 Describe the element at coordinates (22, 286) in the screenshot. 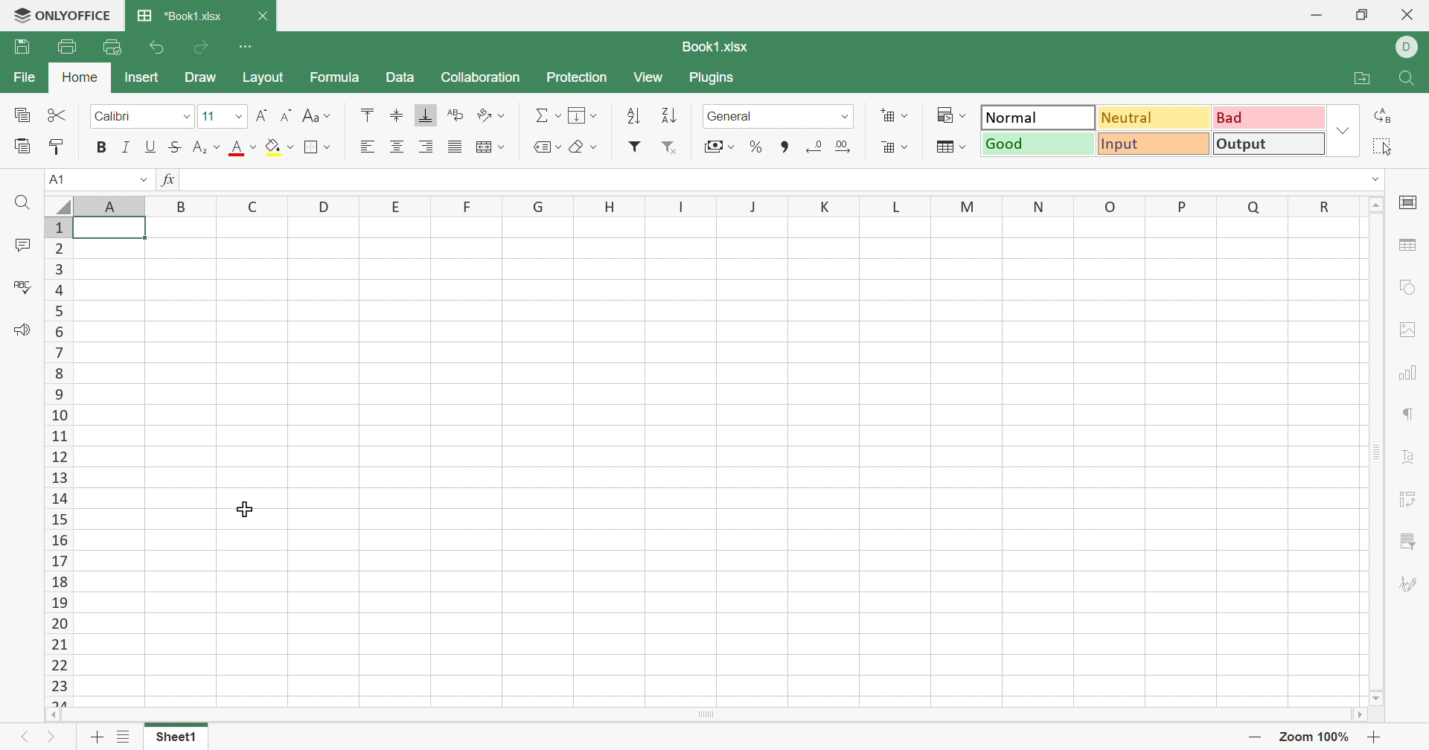

I see `Check Spelling` at that location.